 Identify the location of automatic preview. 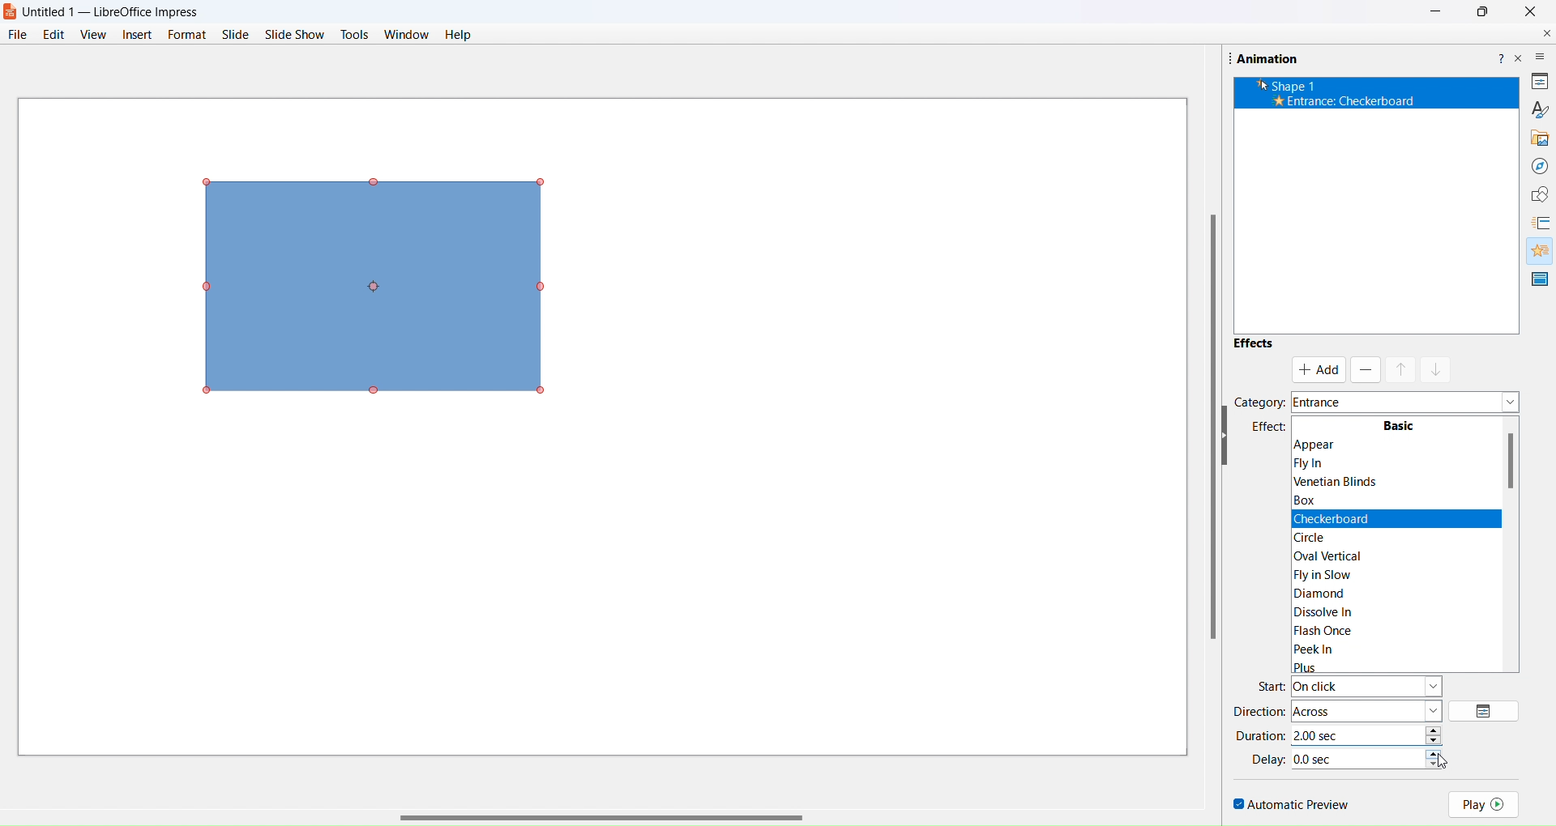
(1290, 802).